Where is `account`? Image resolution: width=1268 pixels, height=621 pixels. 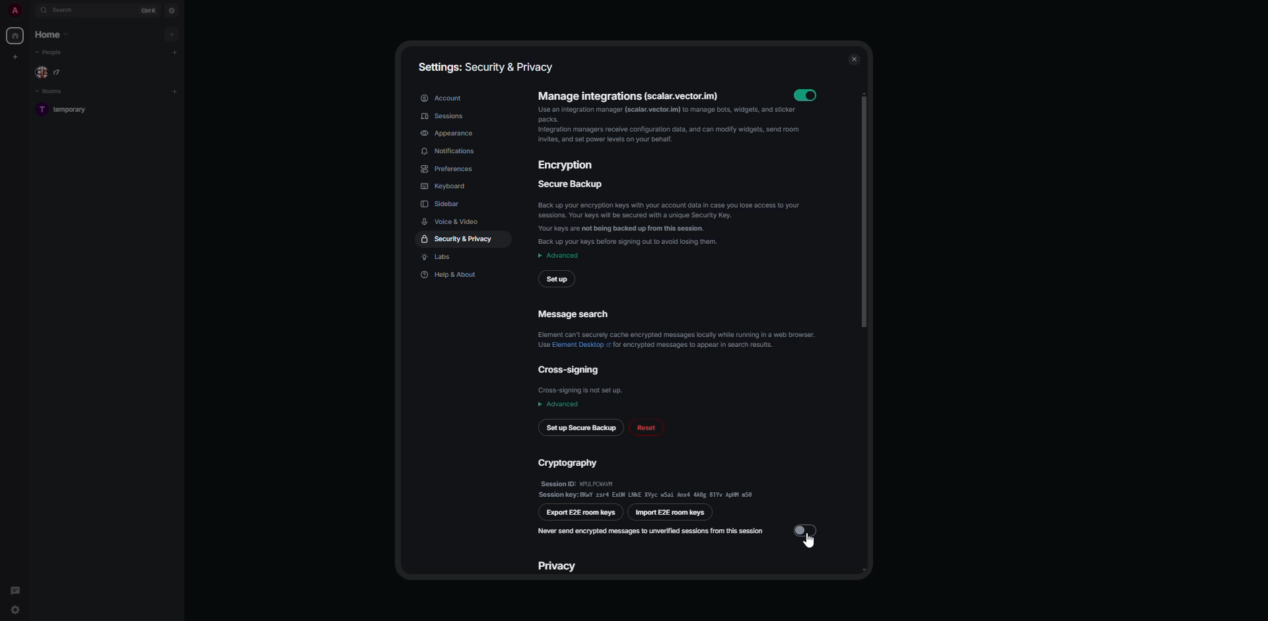
account is located at coordinates (442, 98).